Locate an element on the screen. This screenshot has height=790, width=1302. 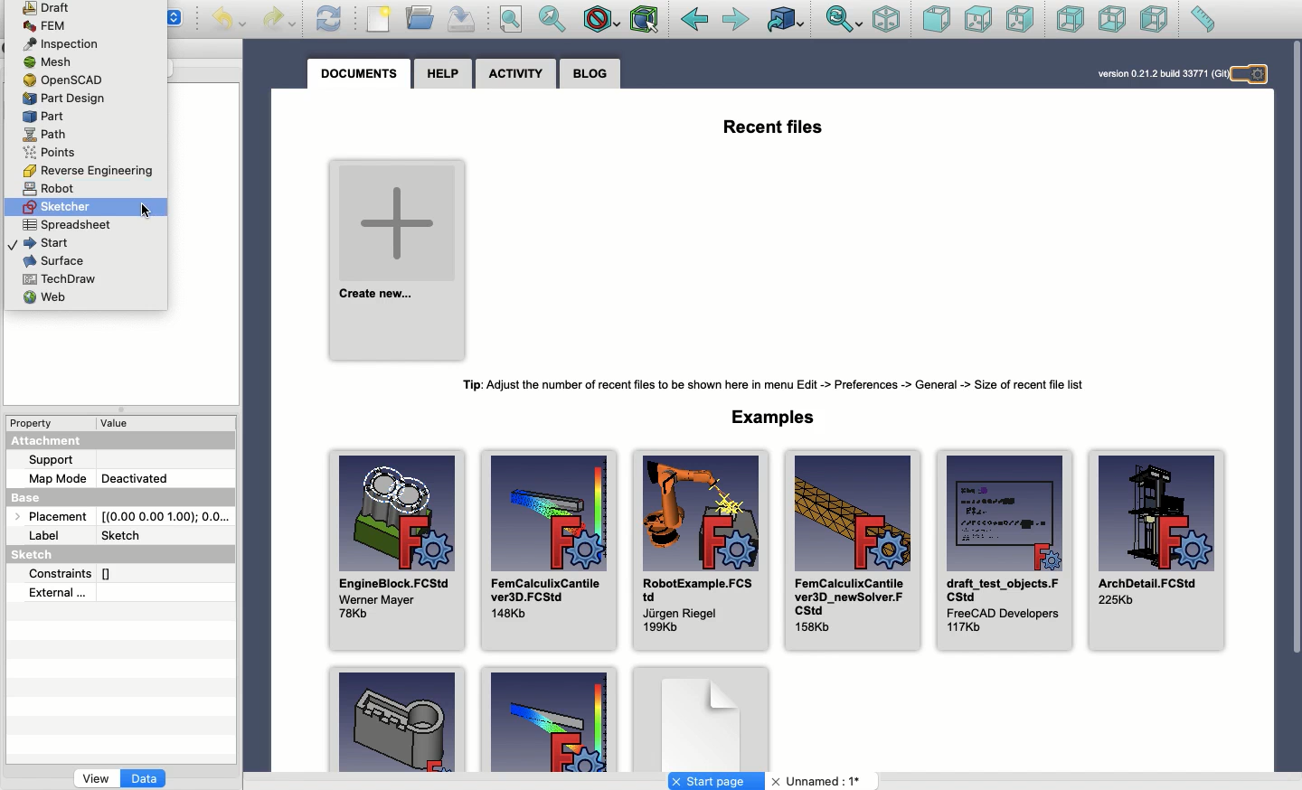
Constraints is located at coordinates (71, 575).